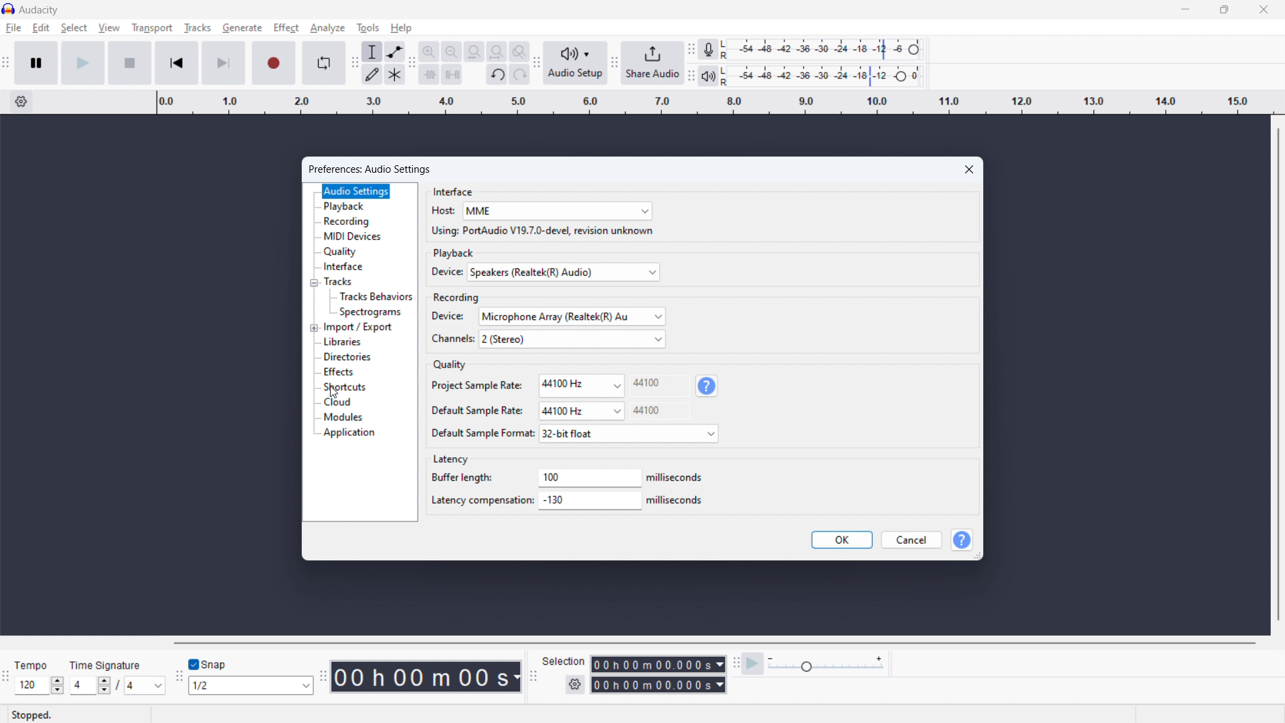 The height and width of the screenshot is (723, 1285). I want to click on buffer length, so click(591, 478).